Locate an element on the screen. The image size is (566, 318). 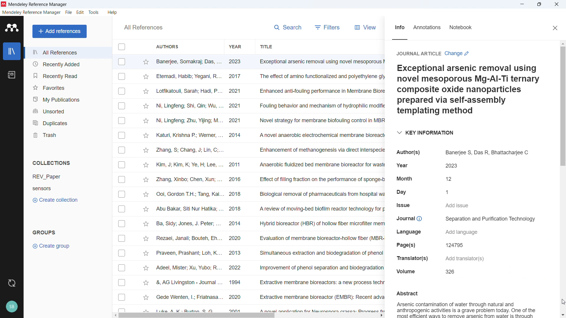
enhancement of methanogenesis via direct interspecies electron transfer bet is located at coordinates (322, 150).